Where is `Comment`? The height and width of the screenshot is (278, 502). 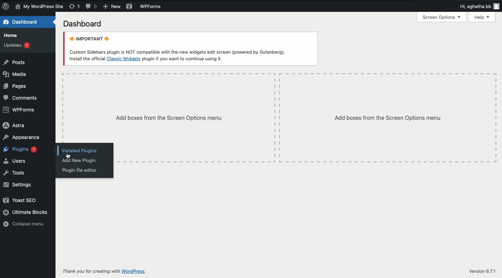
Comment is located at coordinates (22, 98).